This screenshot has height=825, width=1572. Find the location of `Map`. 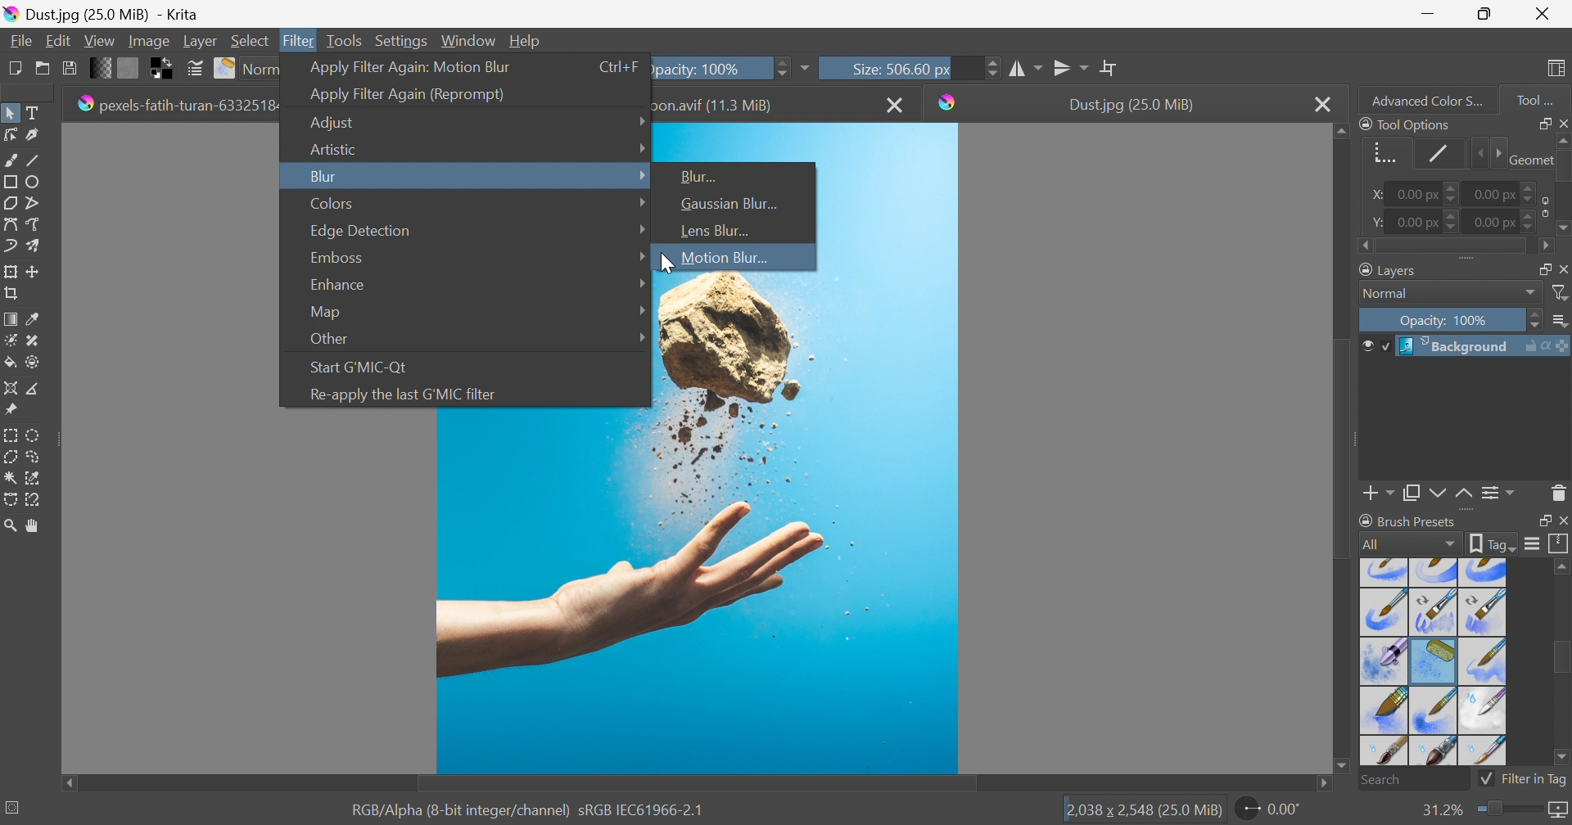

Map is located at coordinates (324, 313).